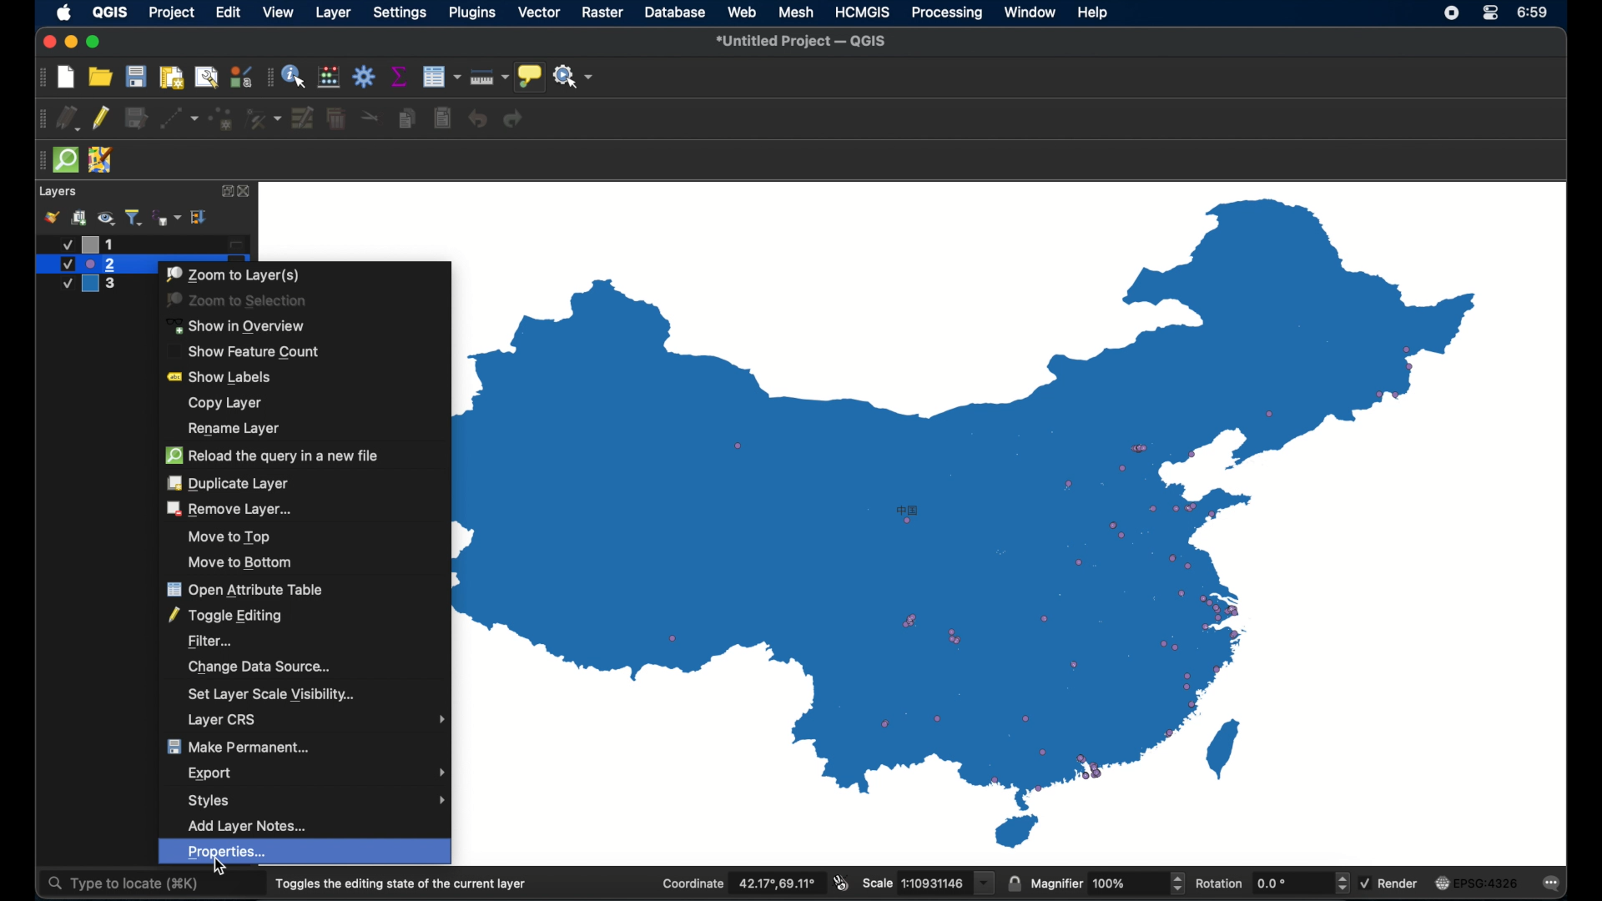 The image size is (1602, 901). Describe the element at coordinates (239, 301) in the screenshot. I see `zoom to selection` at that location.